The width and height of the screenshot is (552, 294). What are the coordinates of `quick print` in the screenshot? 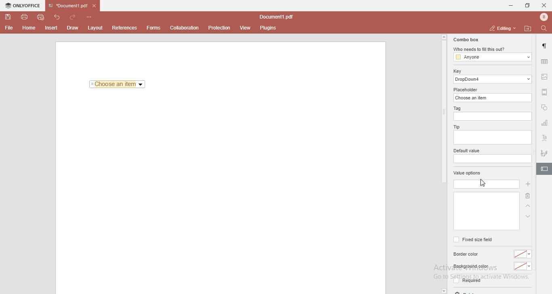 It's located at (41, 17).